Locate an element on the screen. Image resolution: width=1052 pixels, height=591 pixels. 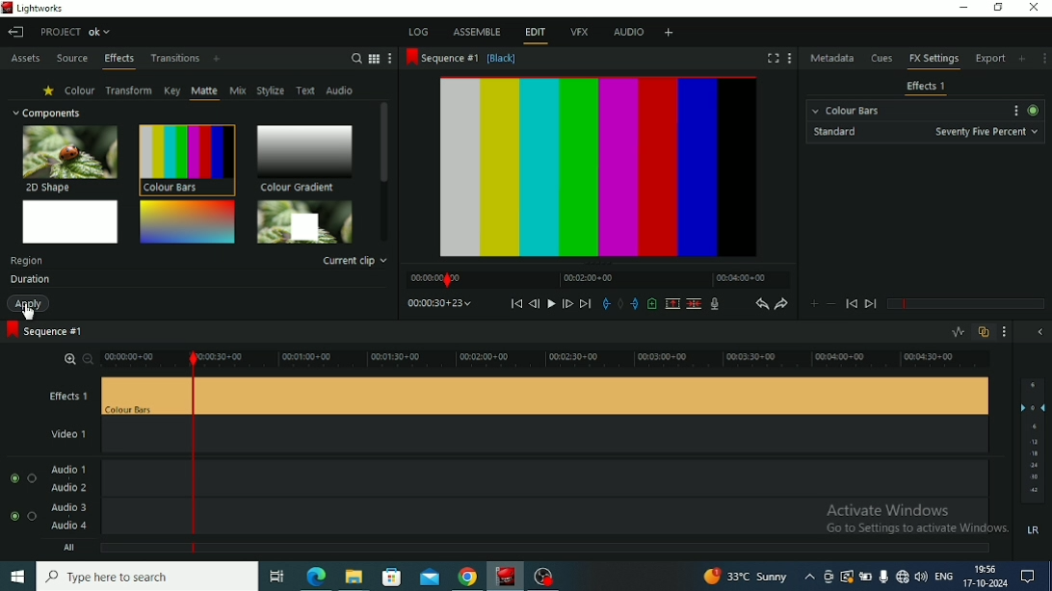
All is located at coordinates (107, 550).